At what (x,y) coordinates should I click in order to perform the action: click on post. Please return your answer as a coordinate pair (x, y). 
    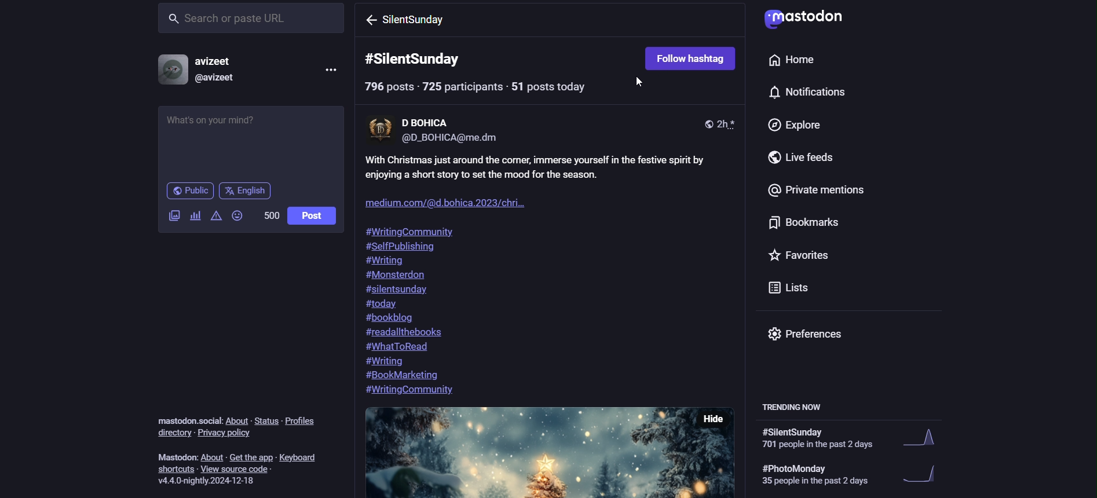
    Looking at the image, I should click on (313, 215).